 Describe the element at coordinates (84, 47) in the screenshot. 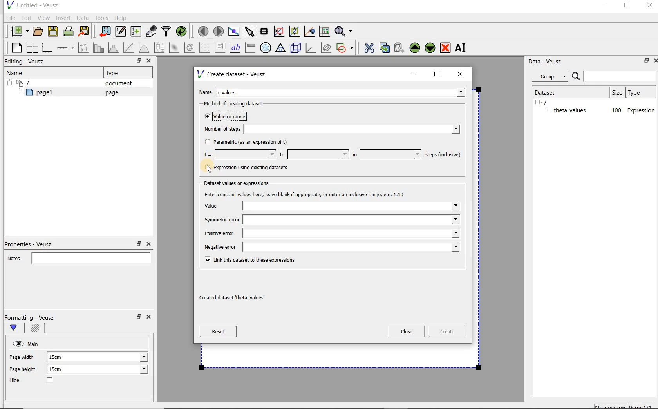

I see `Plot points with lines and error bars` at that location.